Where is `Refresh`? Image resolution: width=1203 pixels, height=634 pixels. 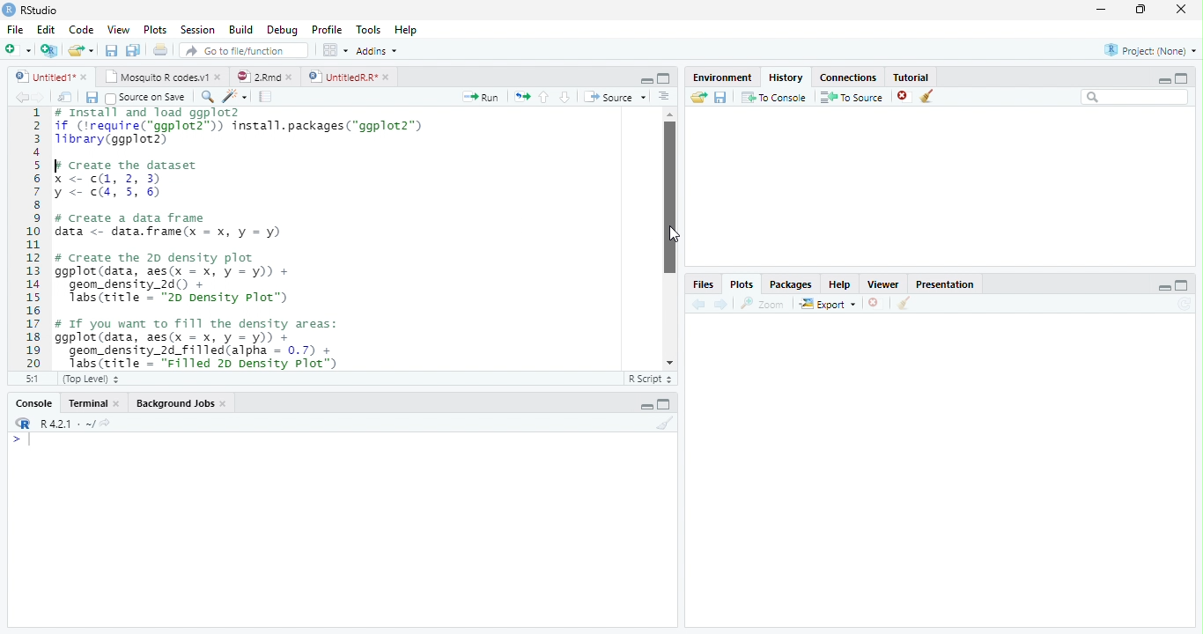 Refresh is located at coordinates (1187, 304).